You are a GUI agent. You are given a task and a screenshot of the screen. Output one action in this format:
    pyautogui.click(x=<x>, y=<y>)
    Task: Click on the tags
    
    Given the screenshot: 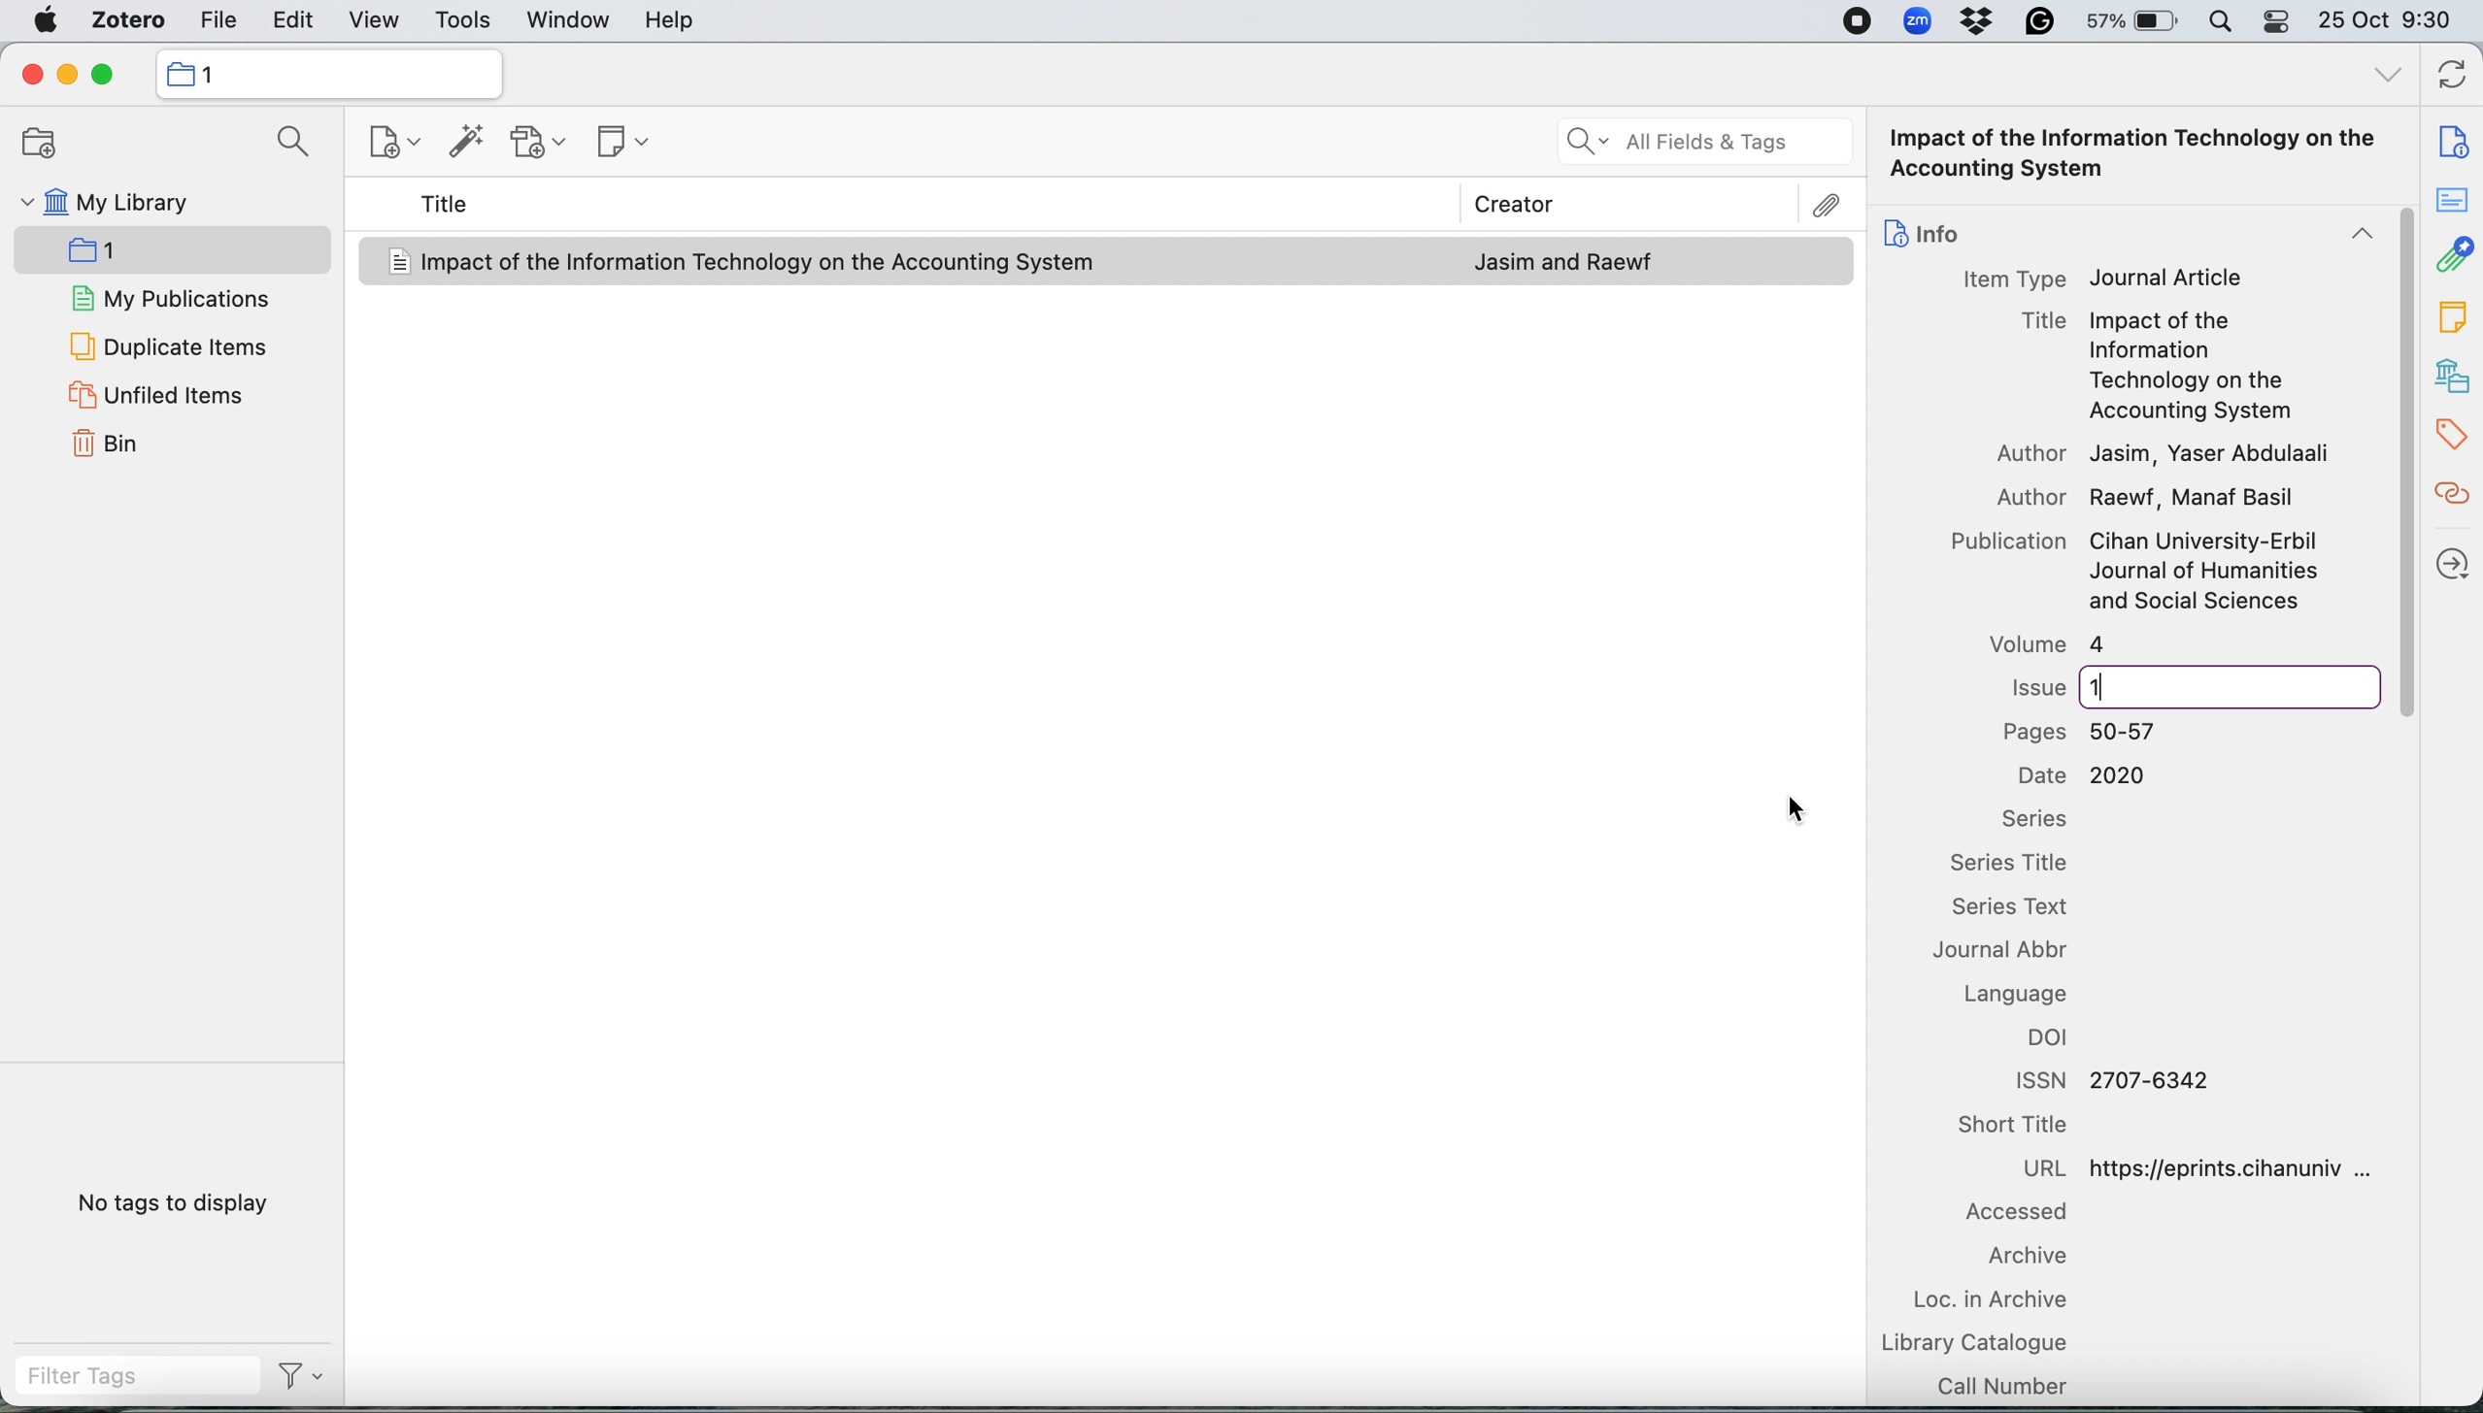 What is the action you would take?
    pyautogui.click(x=2449, y=318)
    